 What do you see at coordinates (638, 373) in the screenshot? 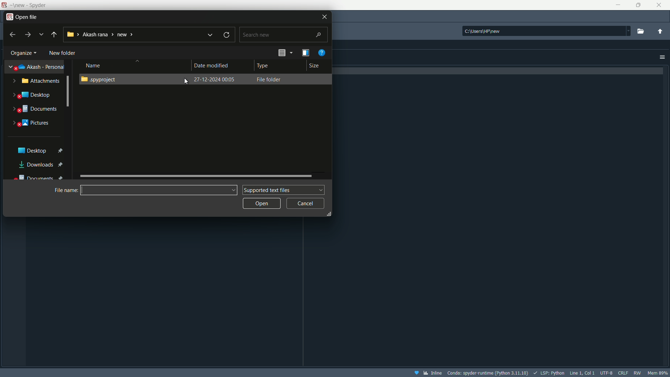
I see `rw` at bounding box center [638, 373].